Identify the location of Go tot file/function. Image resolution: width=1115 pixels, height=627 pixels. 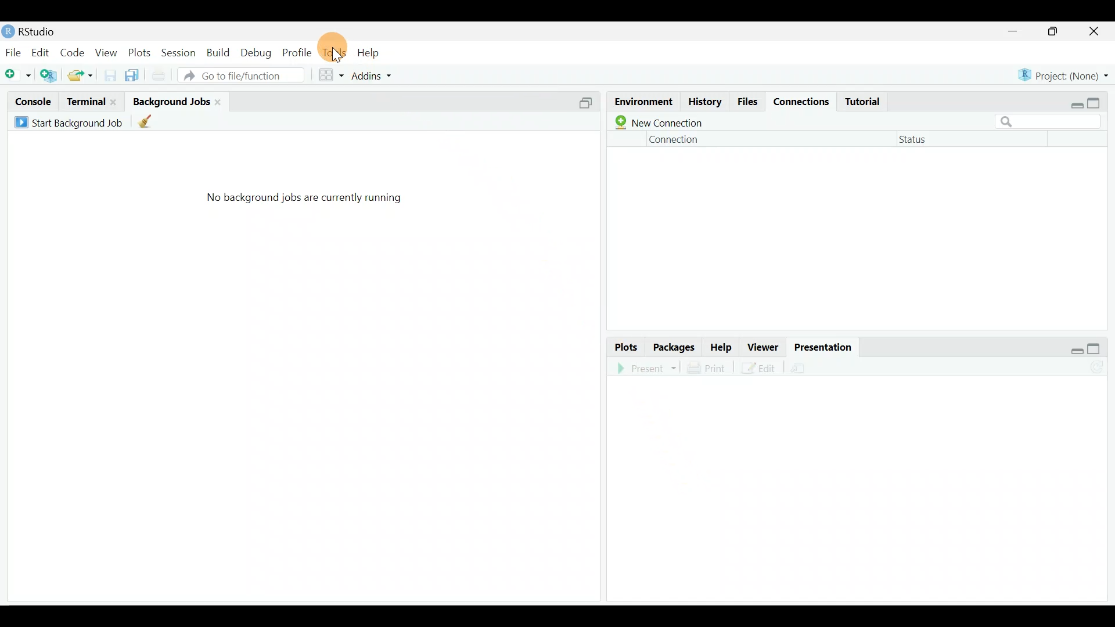
(244, 75).